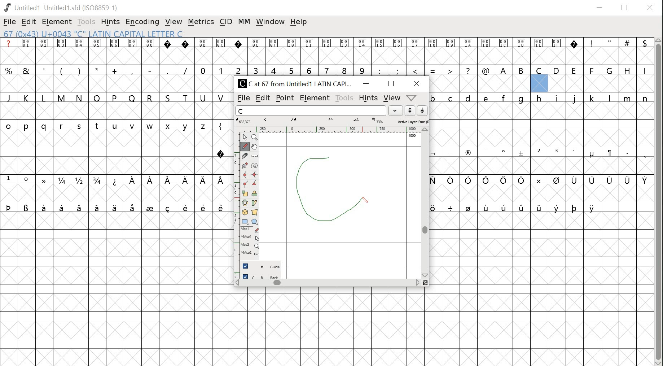 The height and width of the screenshot is (366, 663). I want to click on file, so click(9, 22).